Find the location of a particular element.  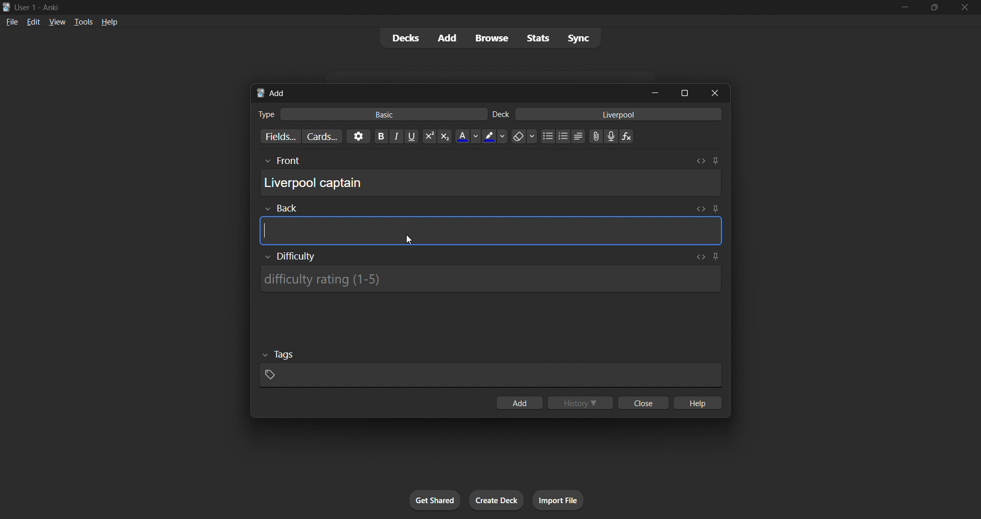

add is located at coordinates (448, 38).